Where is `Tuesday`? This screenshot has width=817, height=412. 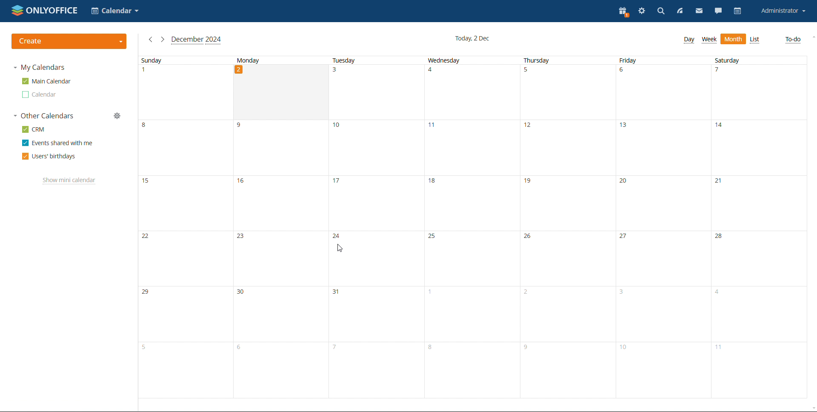 Tuesday is located at coordinates (344, 60).